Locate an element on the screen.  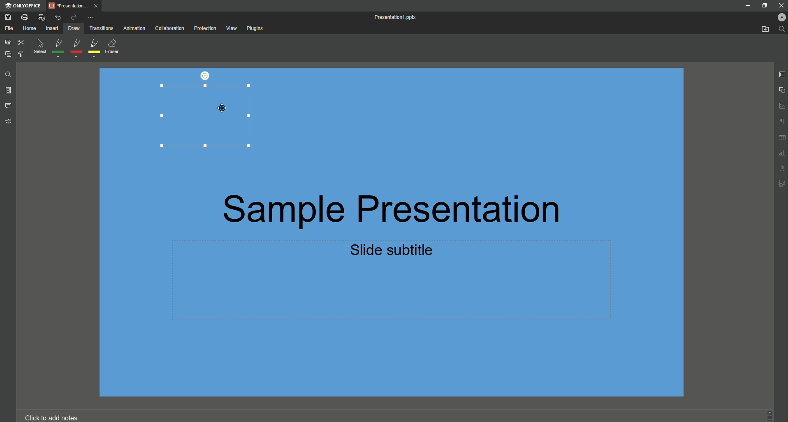
Paste is located at coordinates (8, 54).